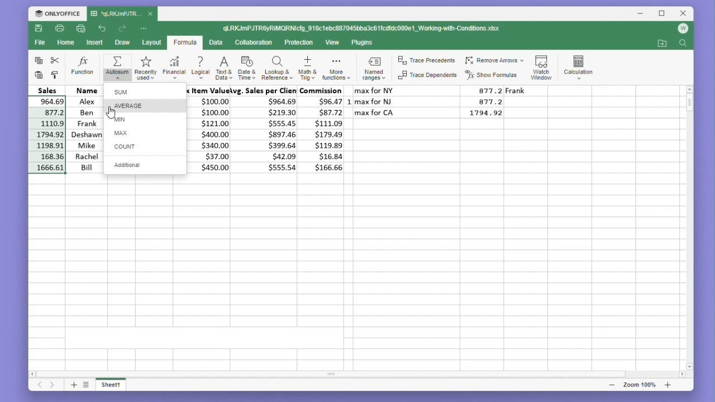  Describe the element at coordinates (428, 75) in the screenshot. I see `Trace dependents` at that location.